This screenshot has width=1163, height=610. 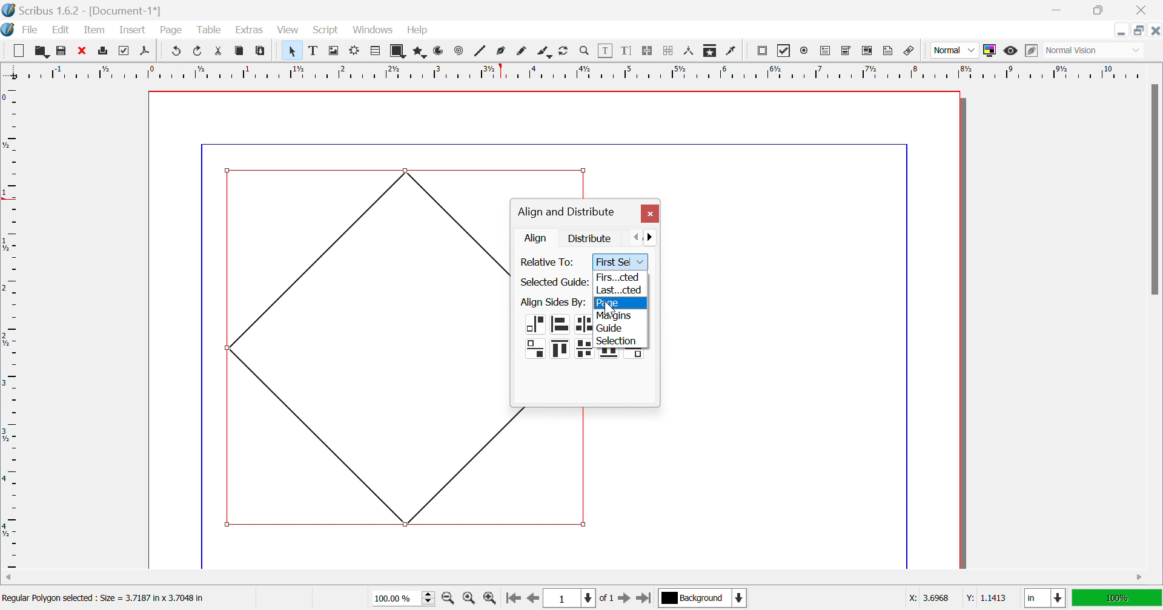 What do you see at coordinates (618, 341) in the screenshot?
I see `Selection` at bounding box center [618, 341].